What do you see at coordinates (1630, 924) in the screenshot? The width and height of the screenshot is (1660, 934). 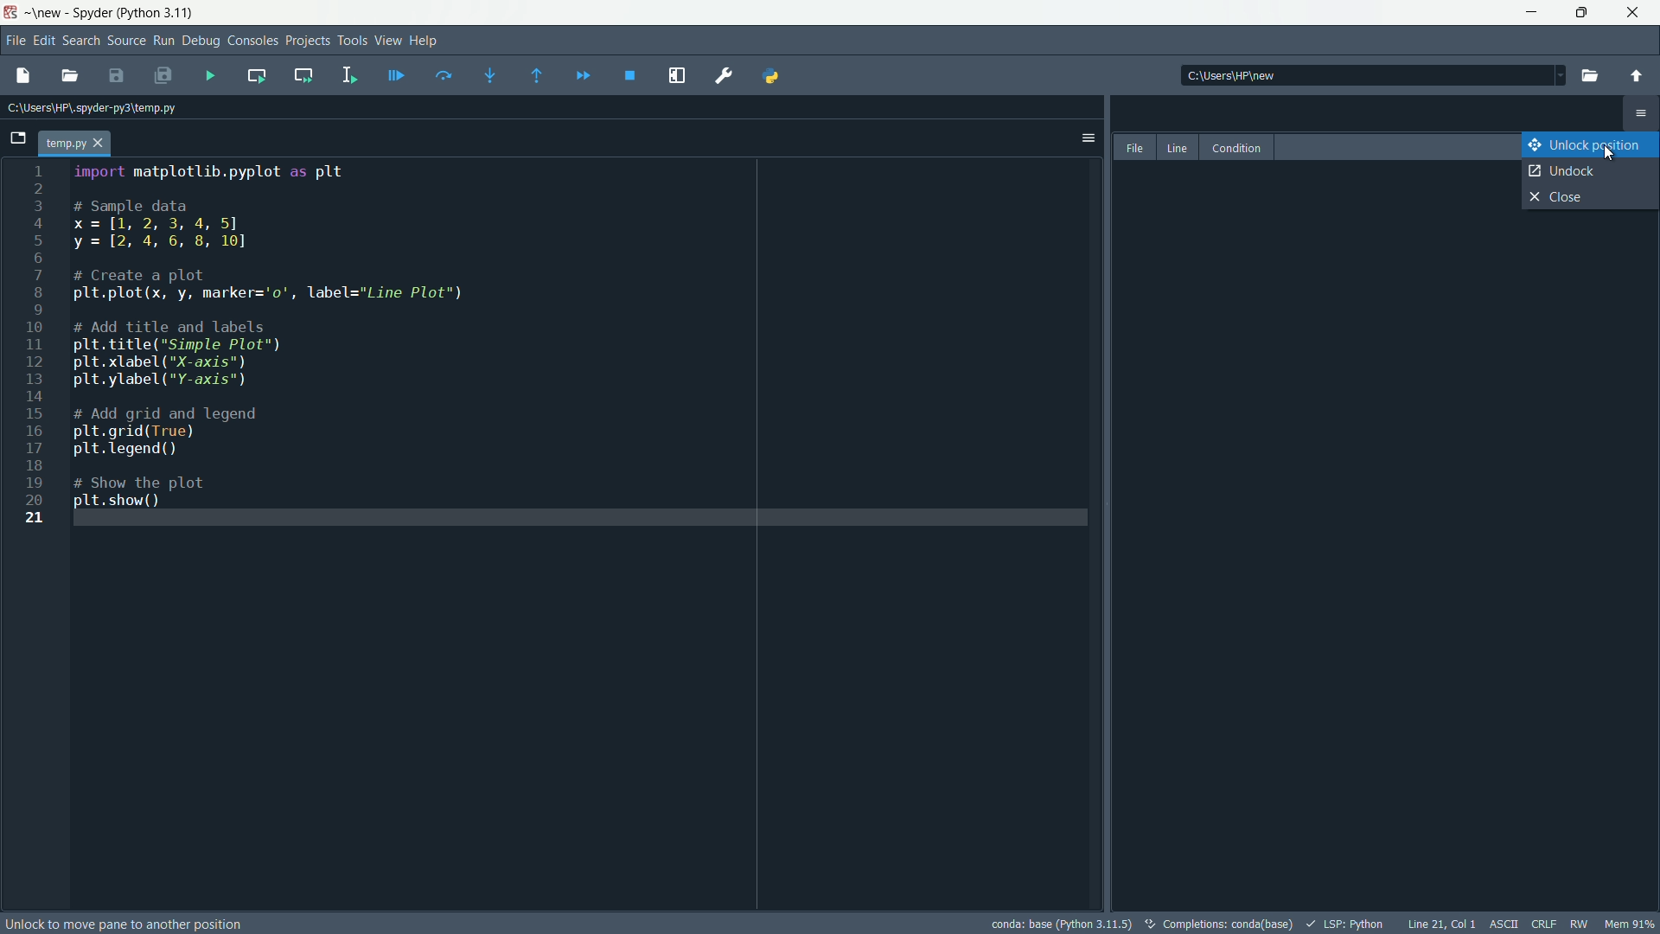 I see `mem 91%` at bounding box center [1630, 924].